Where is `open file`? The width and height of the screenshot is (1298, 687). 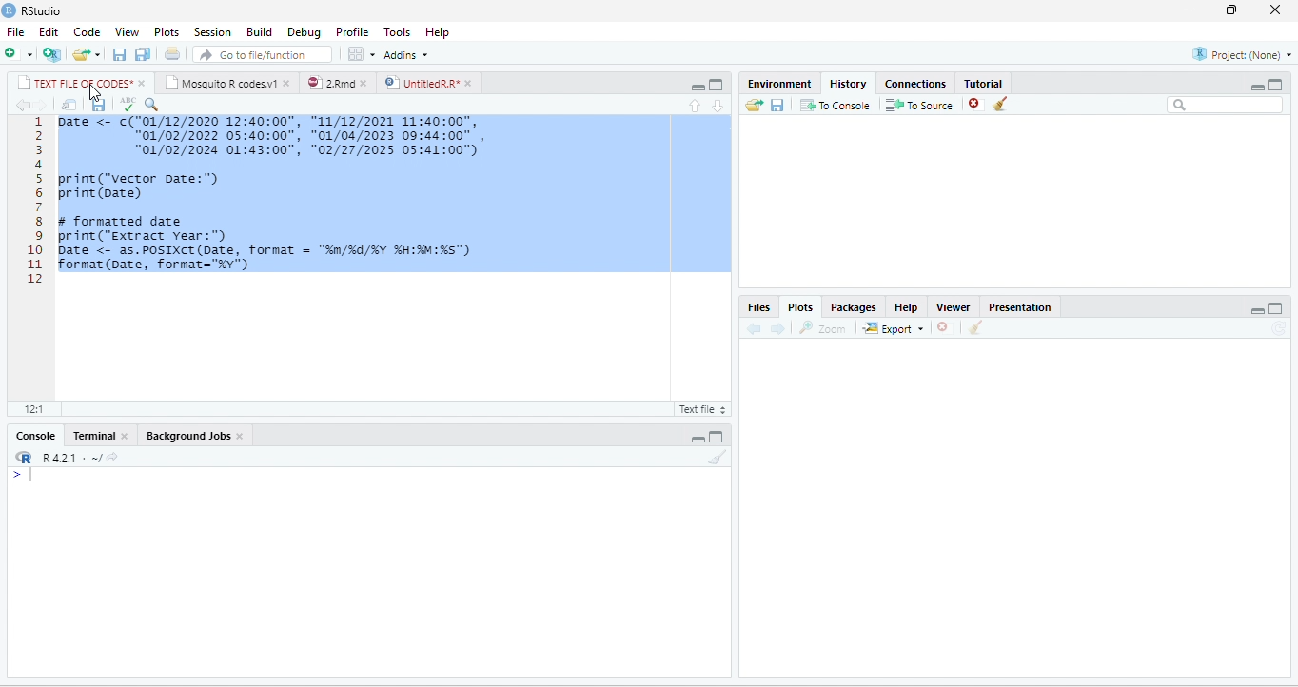
open file is located at coordinates (88, 54).